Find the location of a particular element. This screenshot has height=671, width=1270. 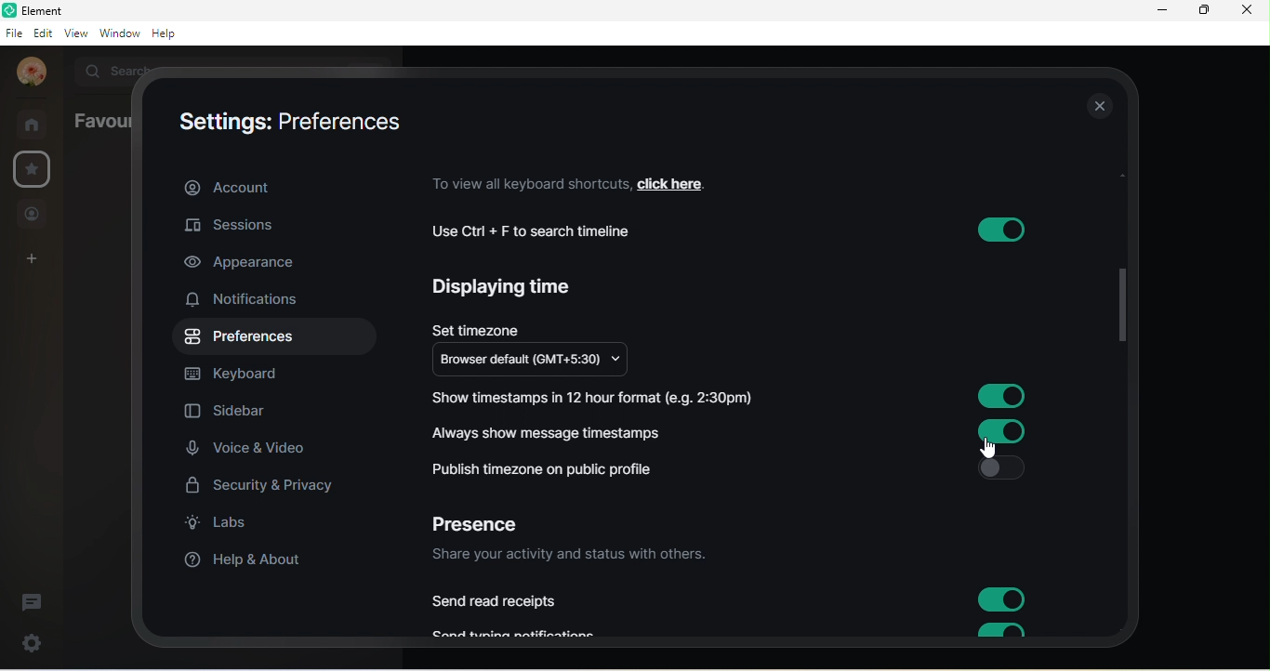

window is located at coordinates (118, 34).